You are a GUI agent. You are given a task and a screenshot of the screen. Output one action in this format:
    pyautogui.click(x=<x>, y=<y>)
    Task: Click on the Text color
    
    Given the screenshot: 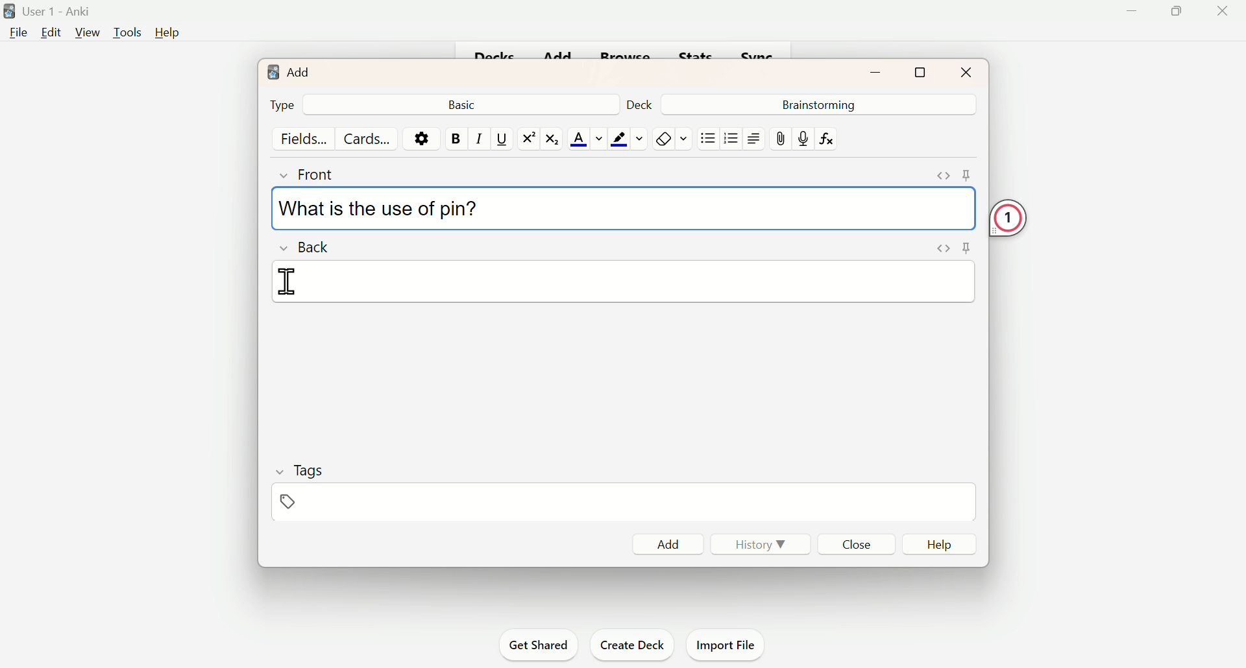 What is the action you would take?
    pyautogui.click(x=587, y=139)
    